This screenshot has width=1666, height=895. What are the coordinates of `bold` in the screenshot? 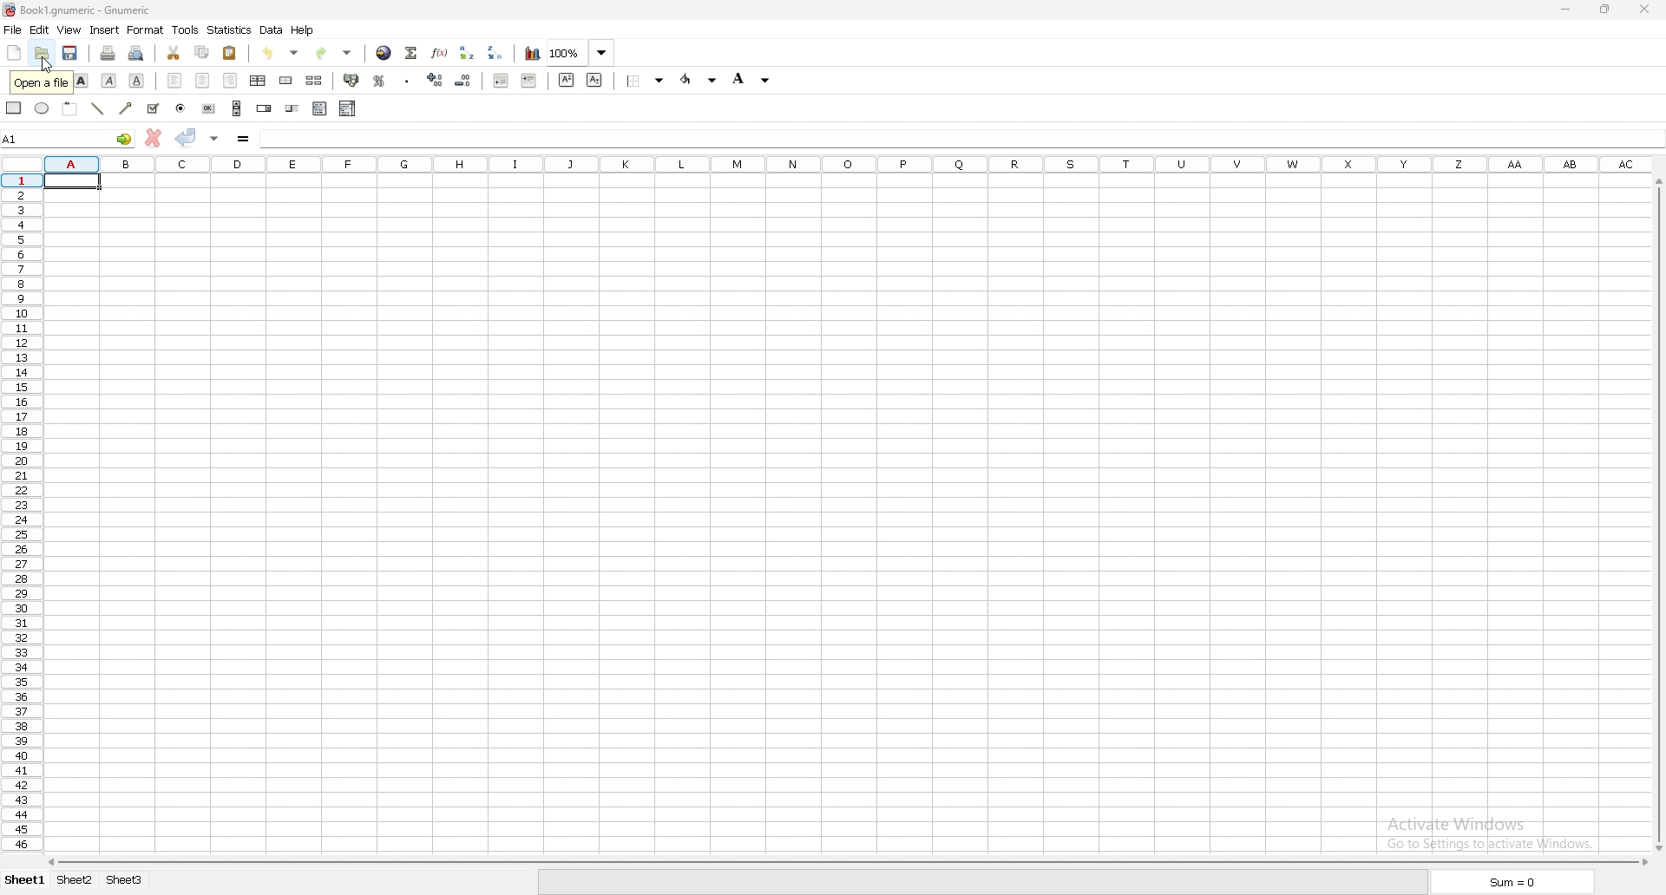 It's located at (82, 82).